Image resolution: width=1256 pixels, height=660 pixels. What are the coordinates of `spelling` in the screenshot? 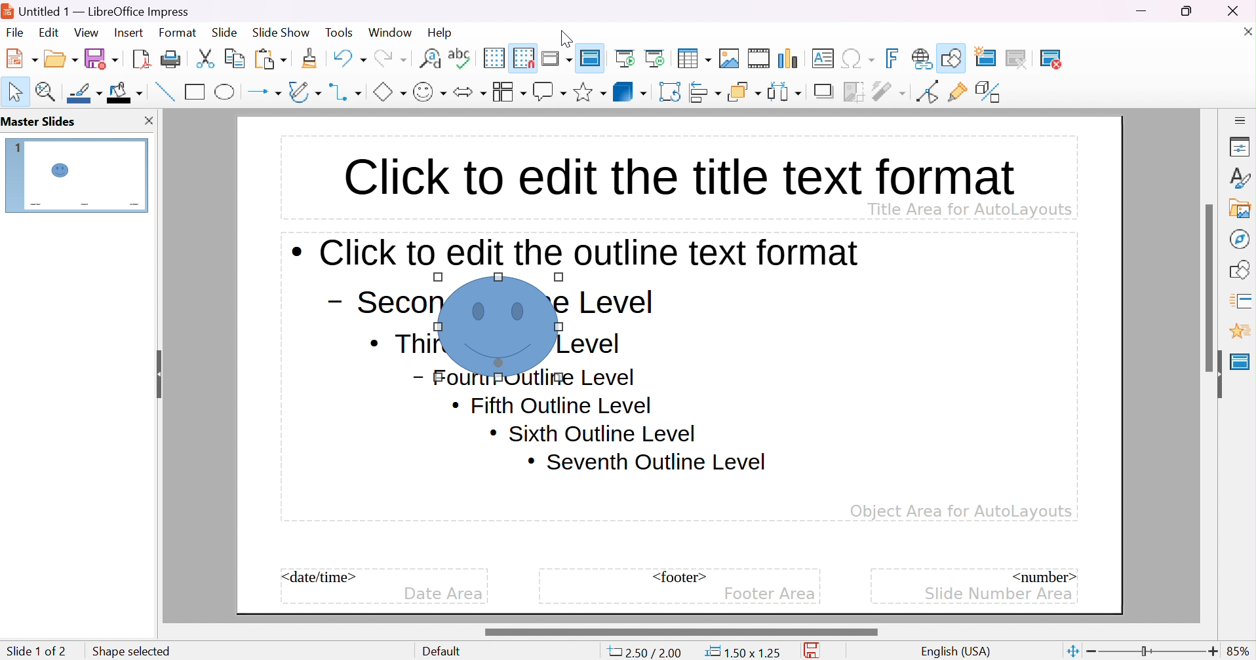 It's located at (460, 55).